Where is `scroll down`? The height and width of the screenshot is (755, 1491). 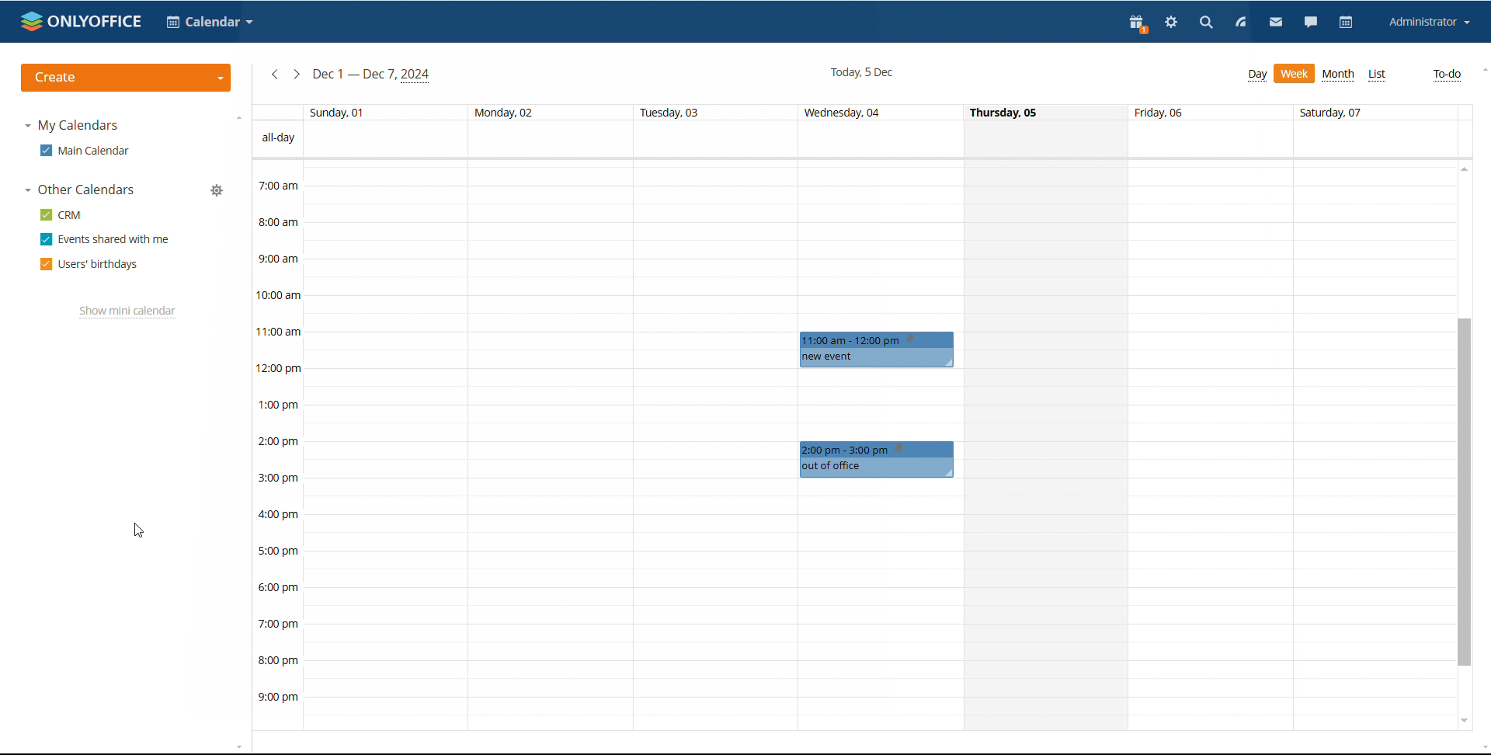 scroll down is located at coordinates (1462, 720).